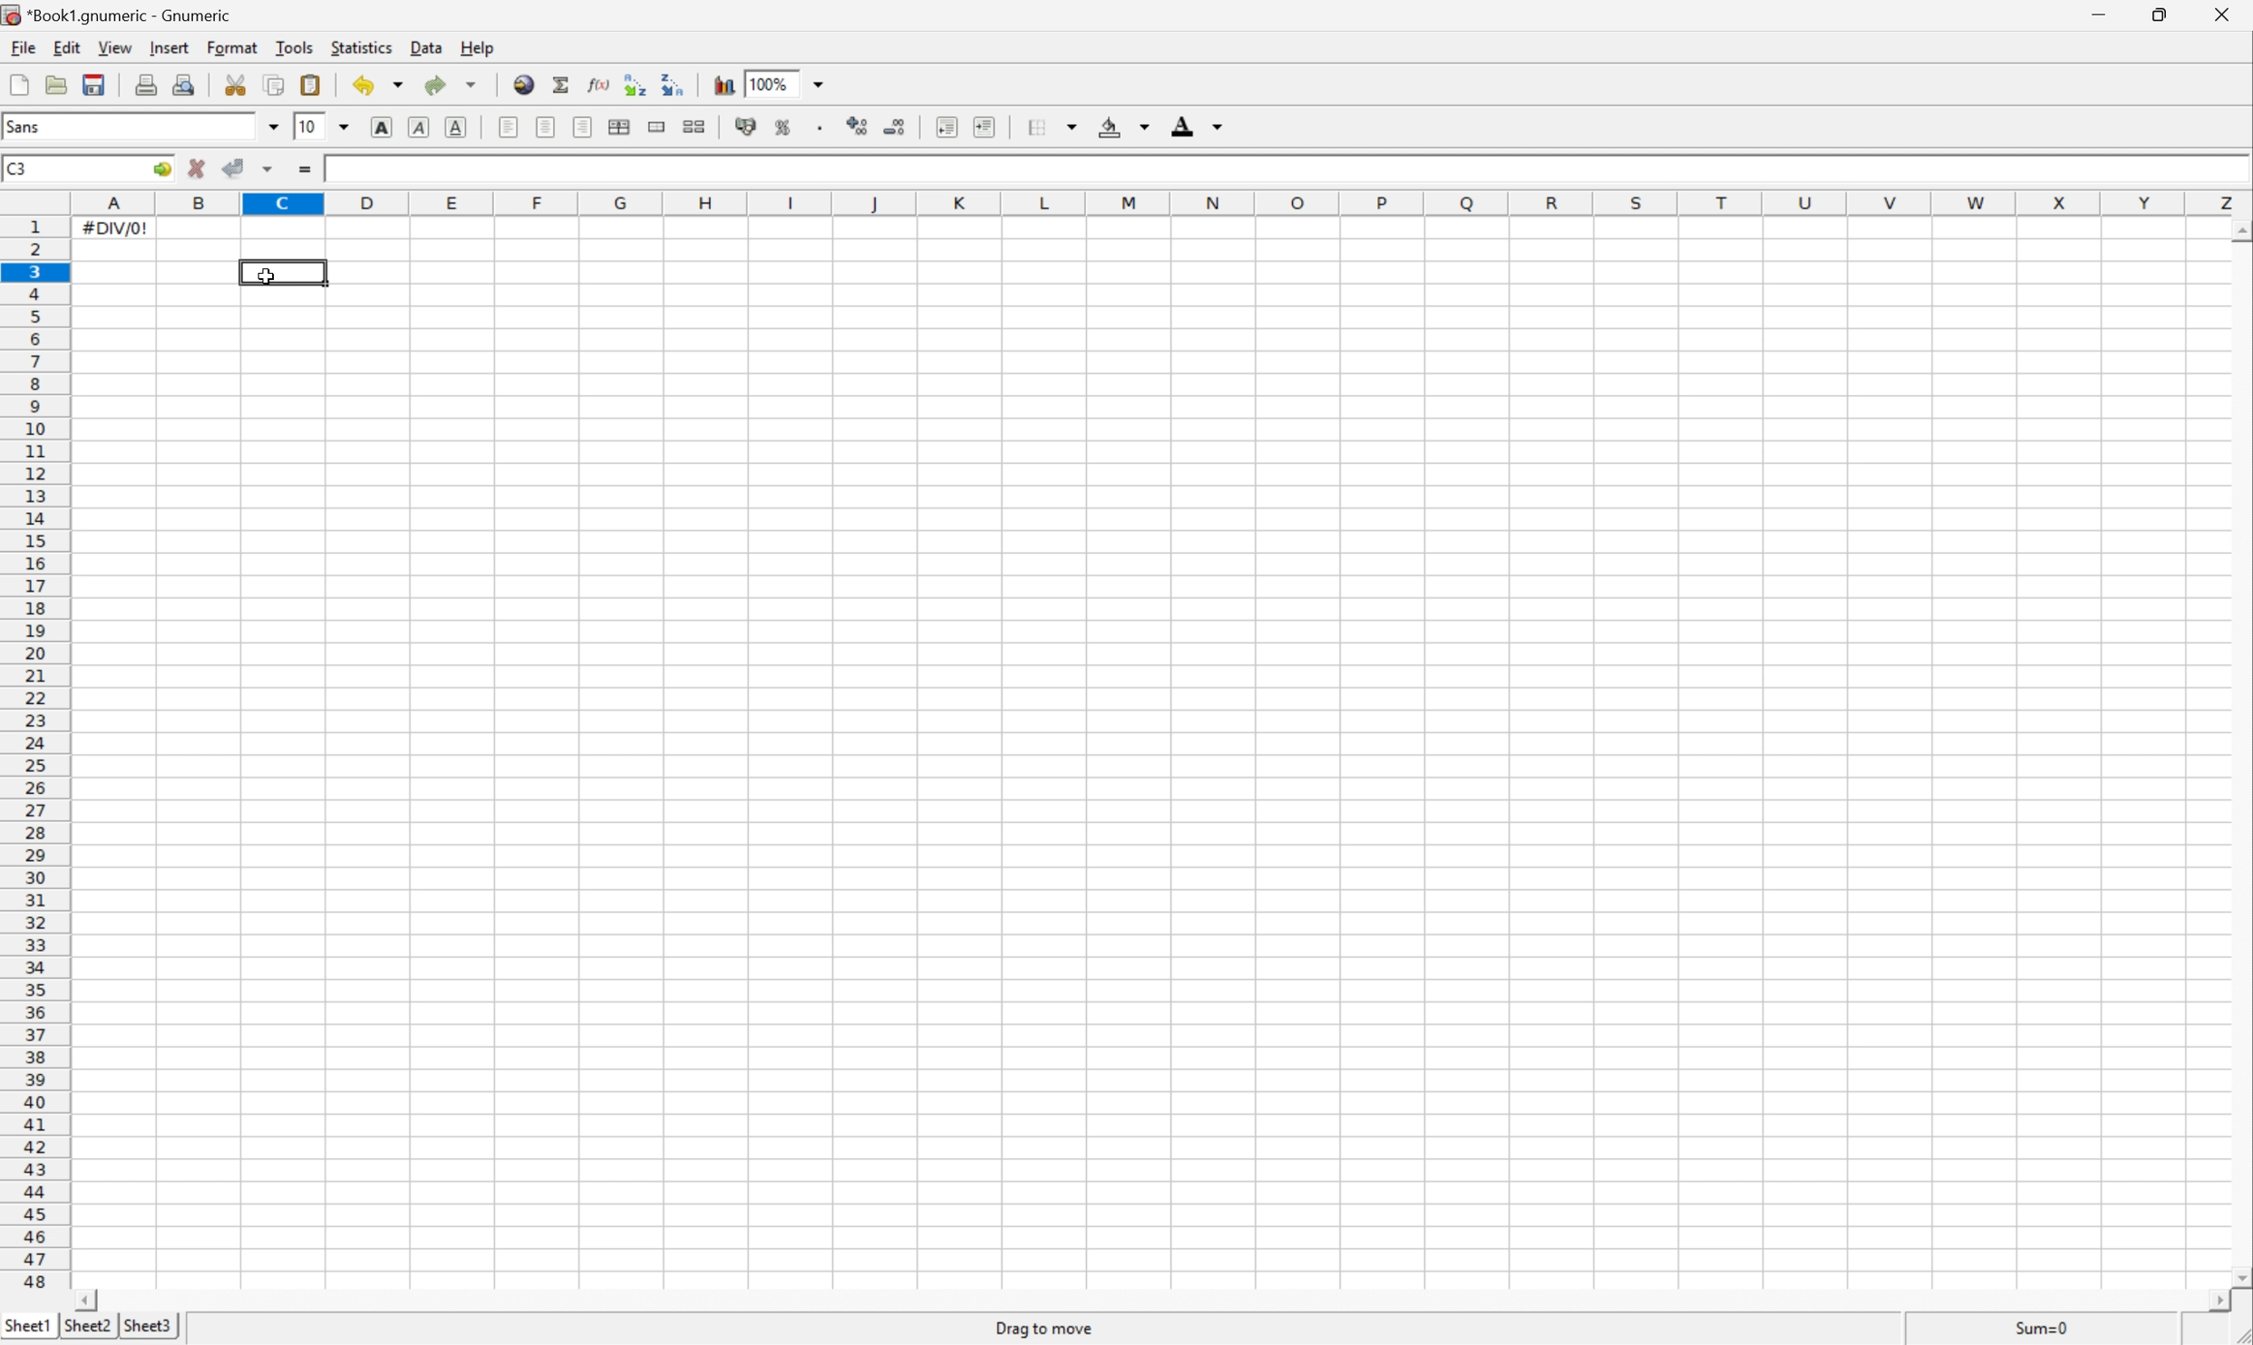 This screenshot has width=2253, height=1345. I want to click on *Book1.gnumeric - Gnumeric, so click(120, 15).